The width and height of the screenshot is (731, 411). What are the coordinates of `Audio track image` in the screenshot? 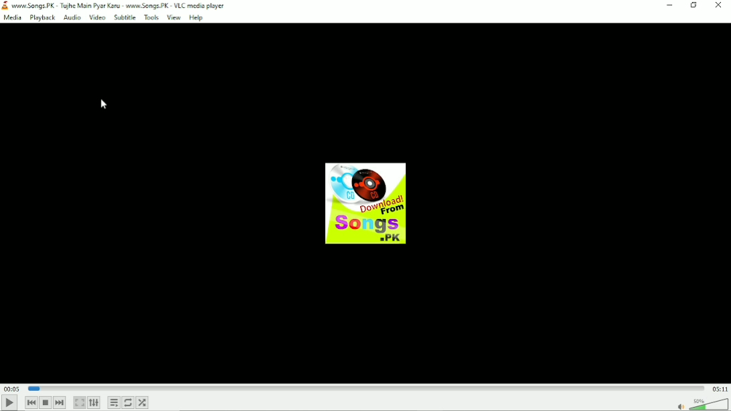 It's located at (365, 203).